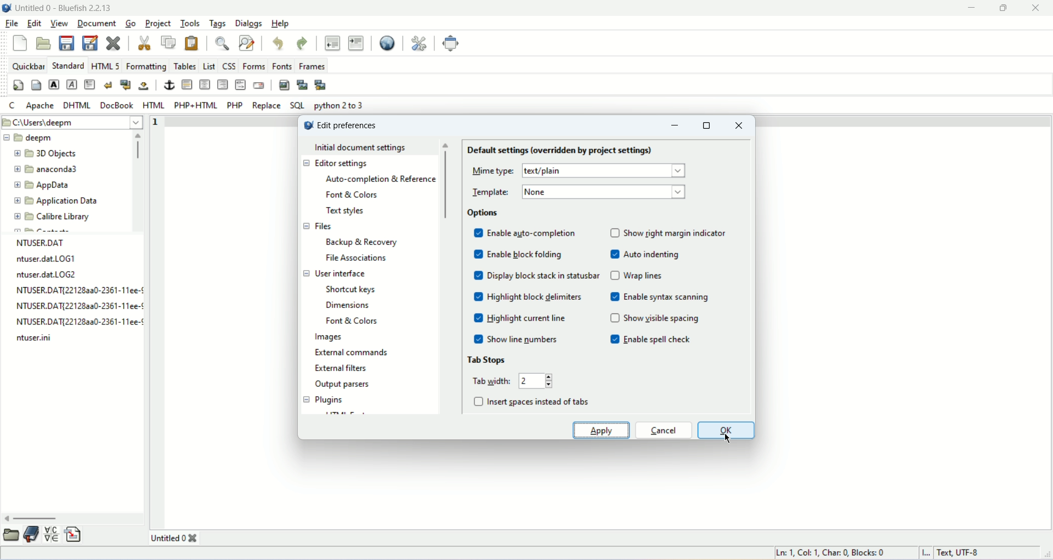 The height and width of the screenshot is (560, 1053). What do you see at coordinates (41, 140) in the screenshot?
I see `deepm` at bounding box center [41, 140].